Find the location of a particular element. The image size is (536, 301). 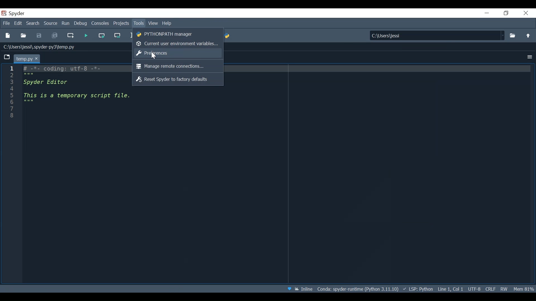

PYTHONPATH Manager is located at coordinates (178, 33).